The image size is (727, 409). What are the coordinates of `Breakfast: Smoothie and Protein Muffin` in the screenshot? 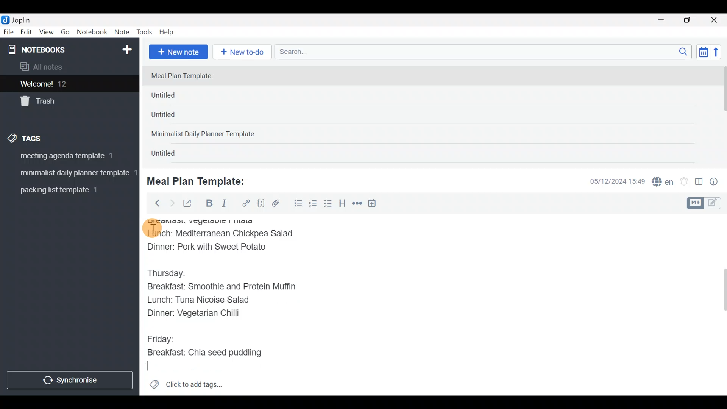 It's located at (223, 288).